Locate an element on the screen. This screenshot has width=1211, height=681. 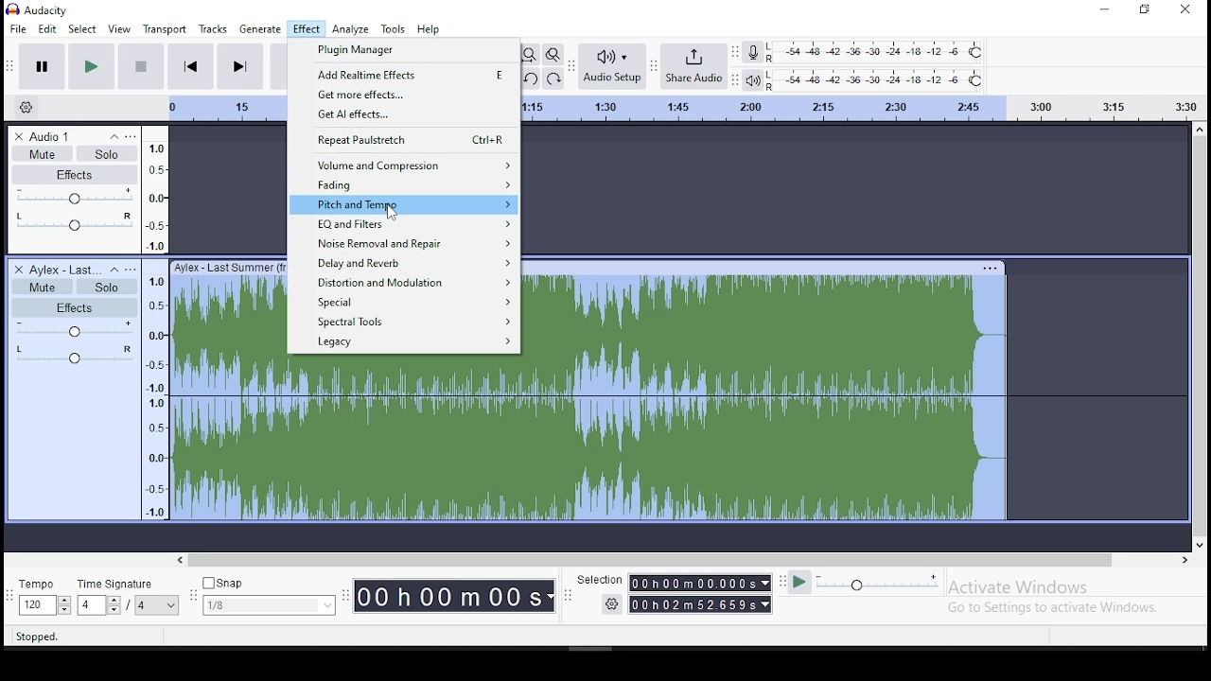
pitch and tempo is located at coordinates (405, 204).